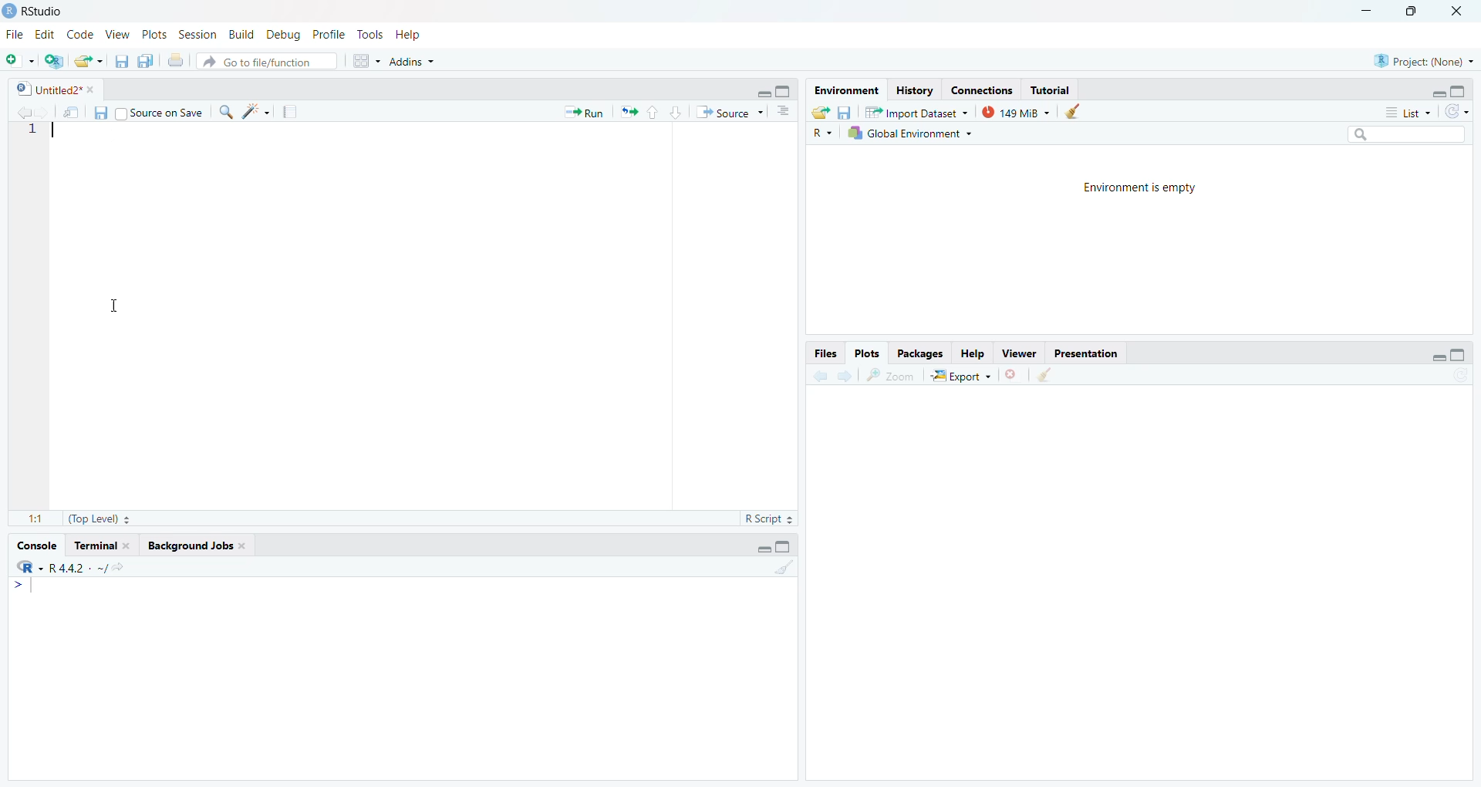  Describe the element at coordinates (369, 34) in the screenshot. I see `Tools` at that location.